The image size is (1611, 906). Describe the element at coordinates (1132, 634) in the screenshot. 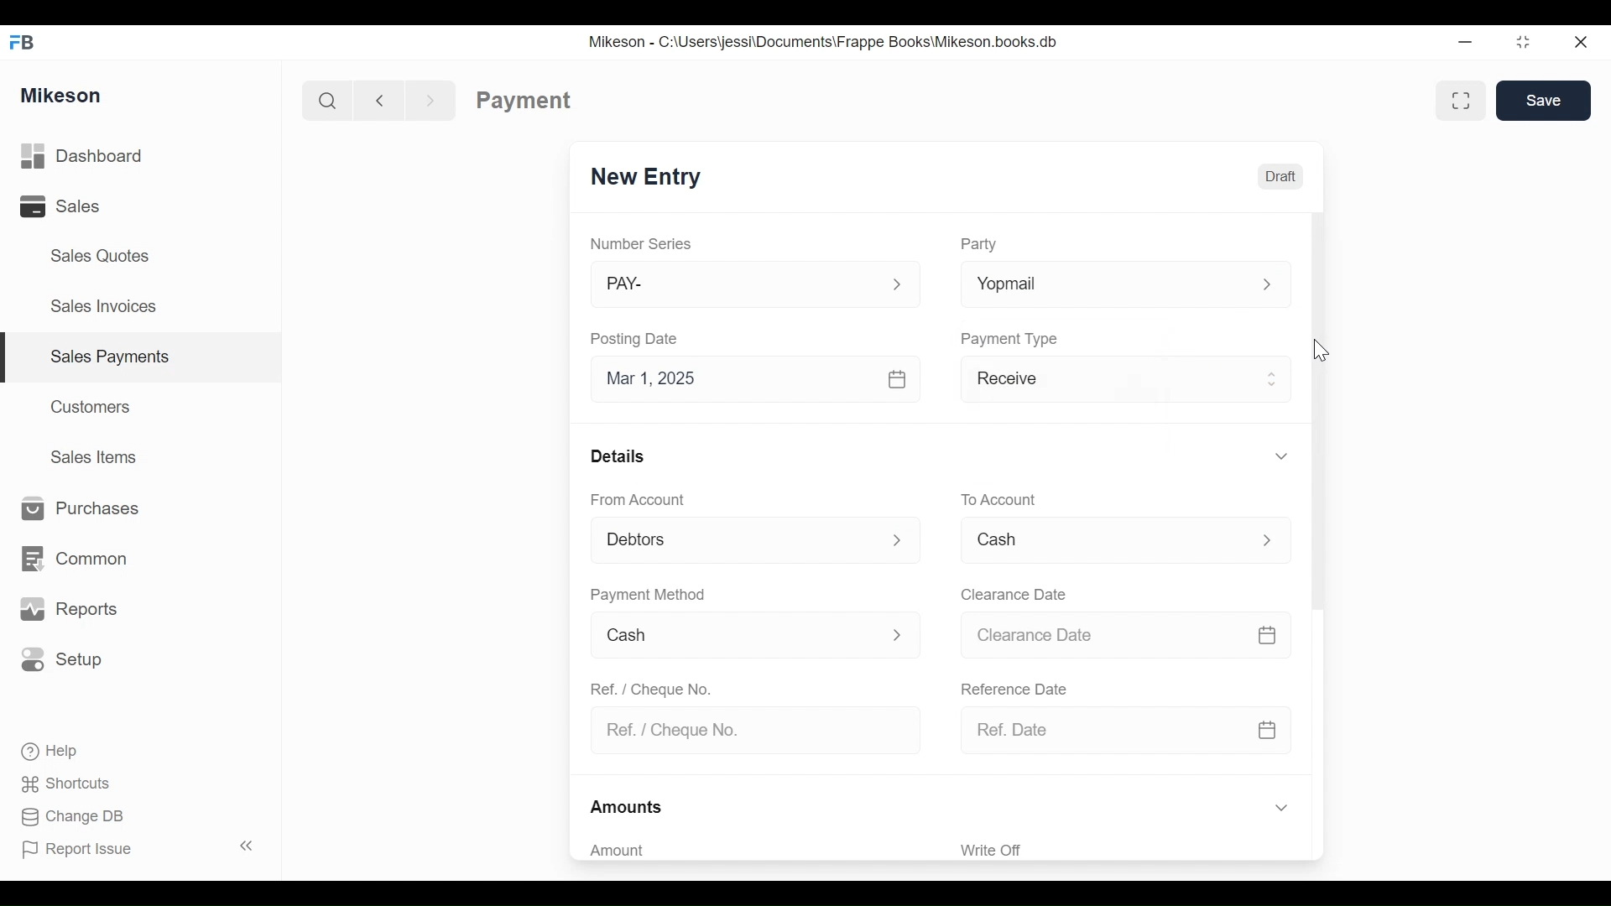

I see `Clearance date` at that location.